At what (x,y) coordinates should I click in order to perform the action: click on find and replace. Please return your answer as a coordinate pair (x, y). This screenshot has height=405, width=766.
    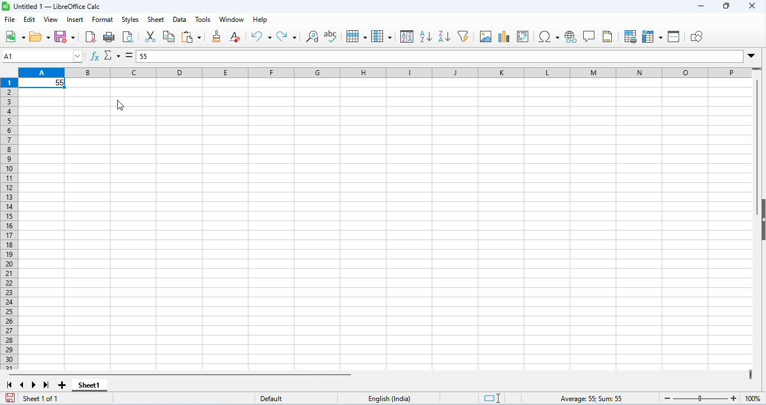
    Looking at the image, I should click on (313, 38).